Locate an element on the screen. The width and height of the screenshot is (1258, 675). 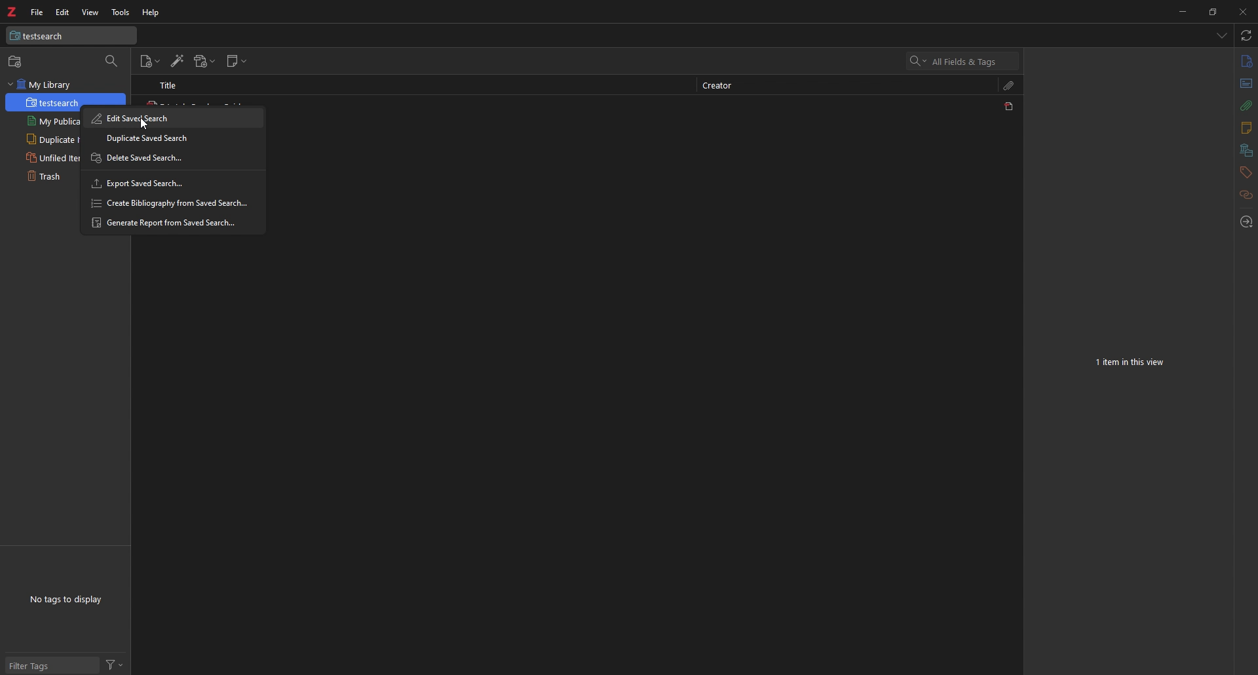
related is located at coordinates (1247, 195).